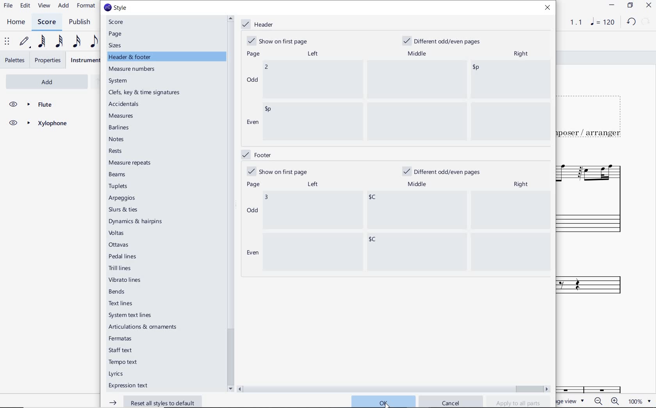 Image resolution: width=656 pixels, height=408 pixels. I want to click on fermatas, so click(119, 339).